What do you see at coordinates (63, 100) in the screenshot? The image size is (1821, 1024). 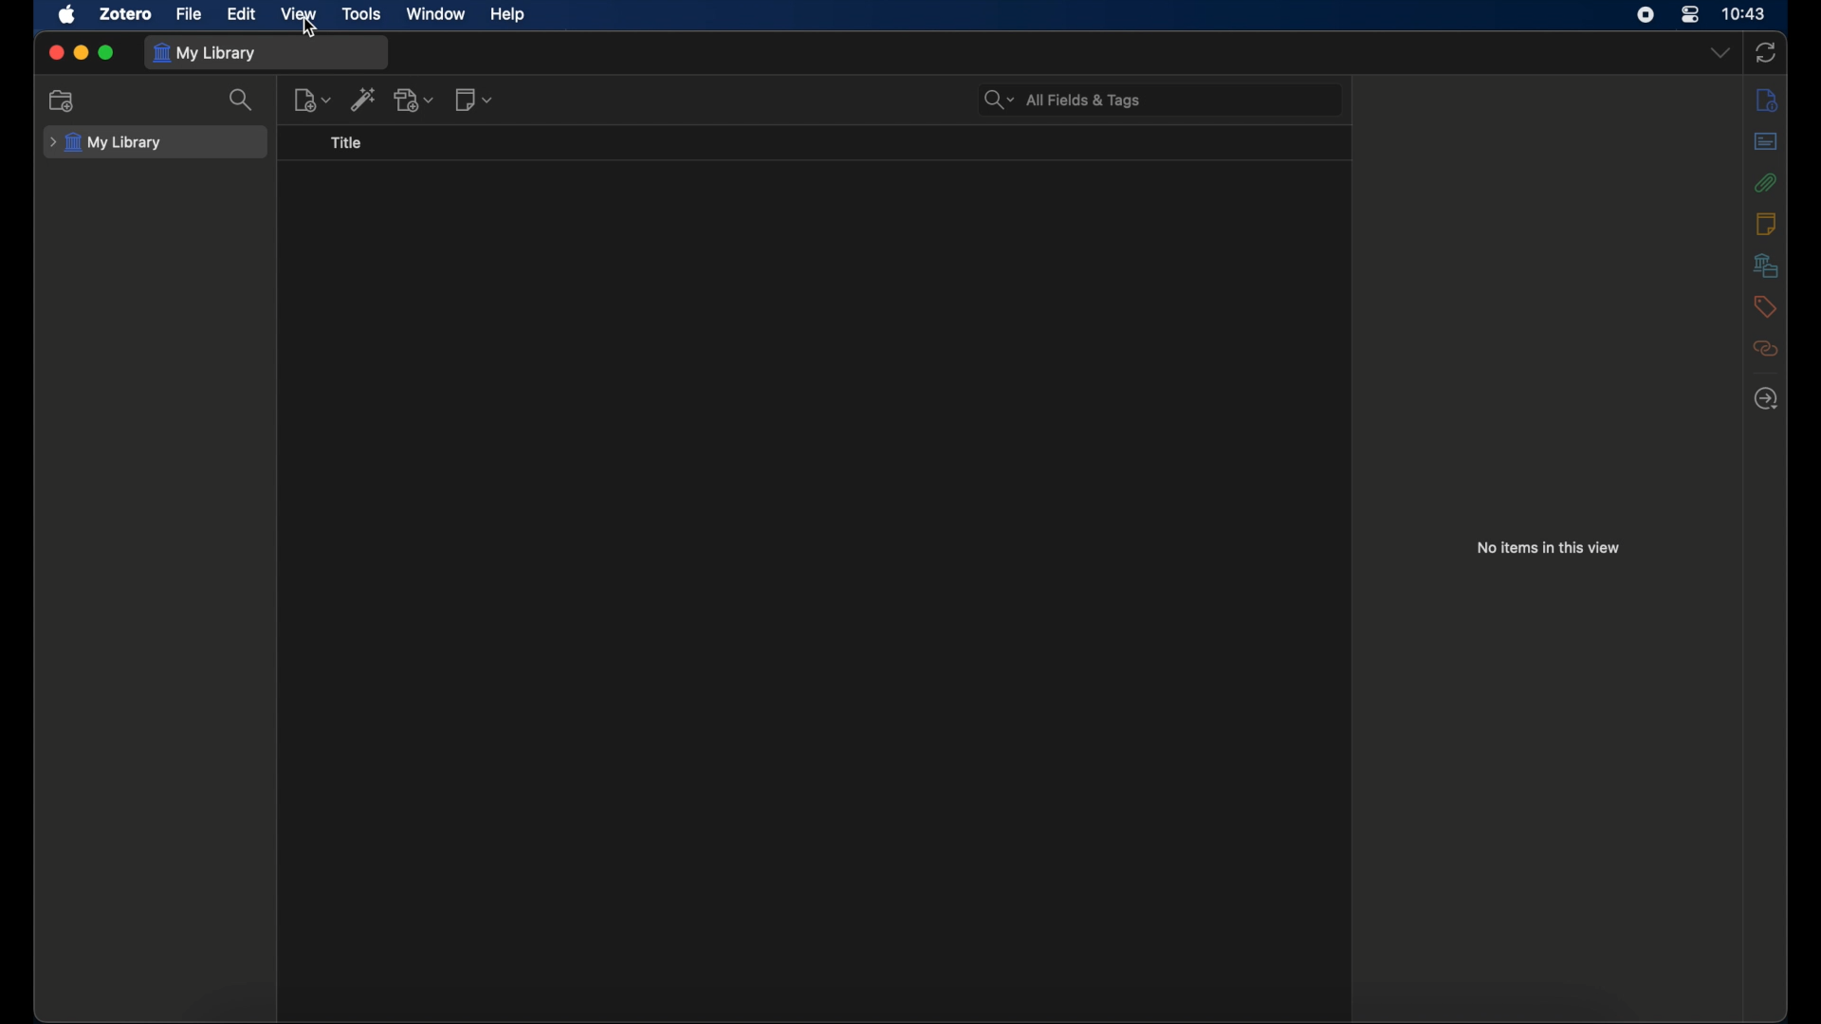 I see `new collections` at bounding box center [63, 100].